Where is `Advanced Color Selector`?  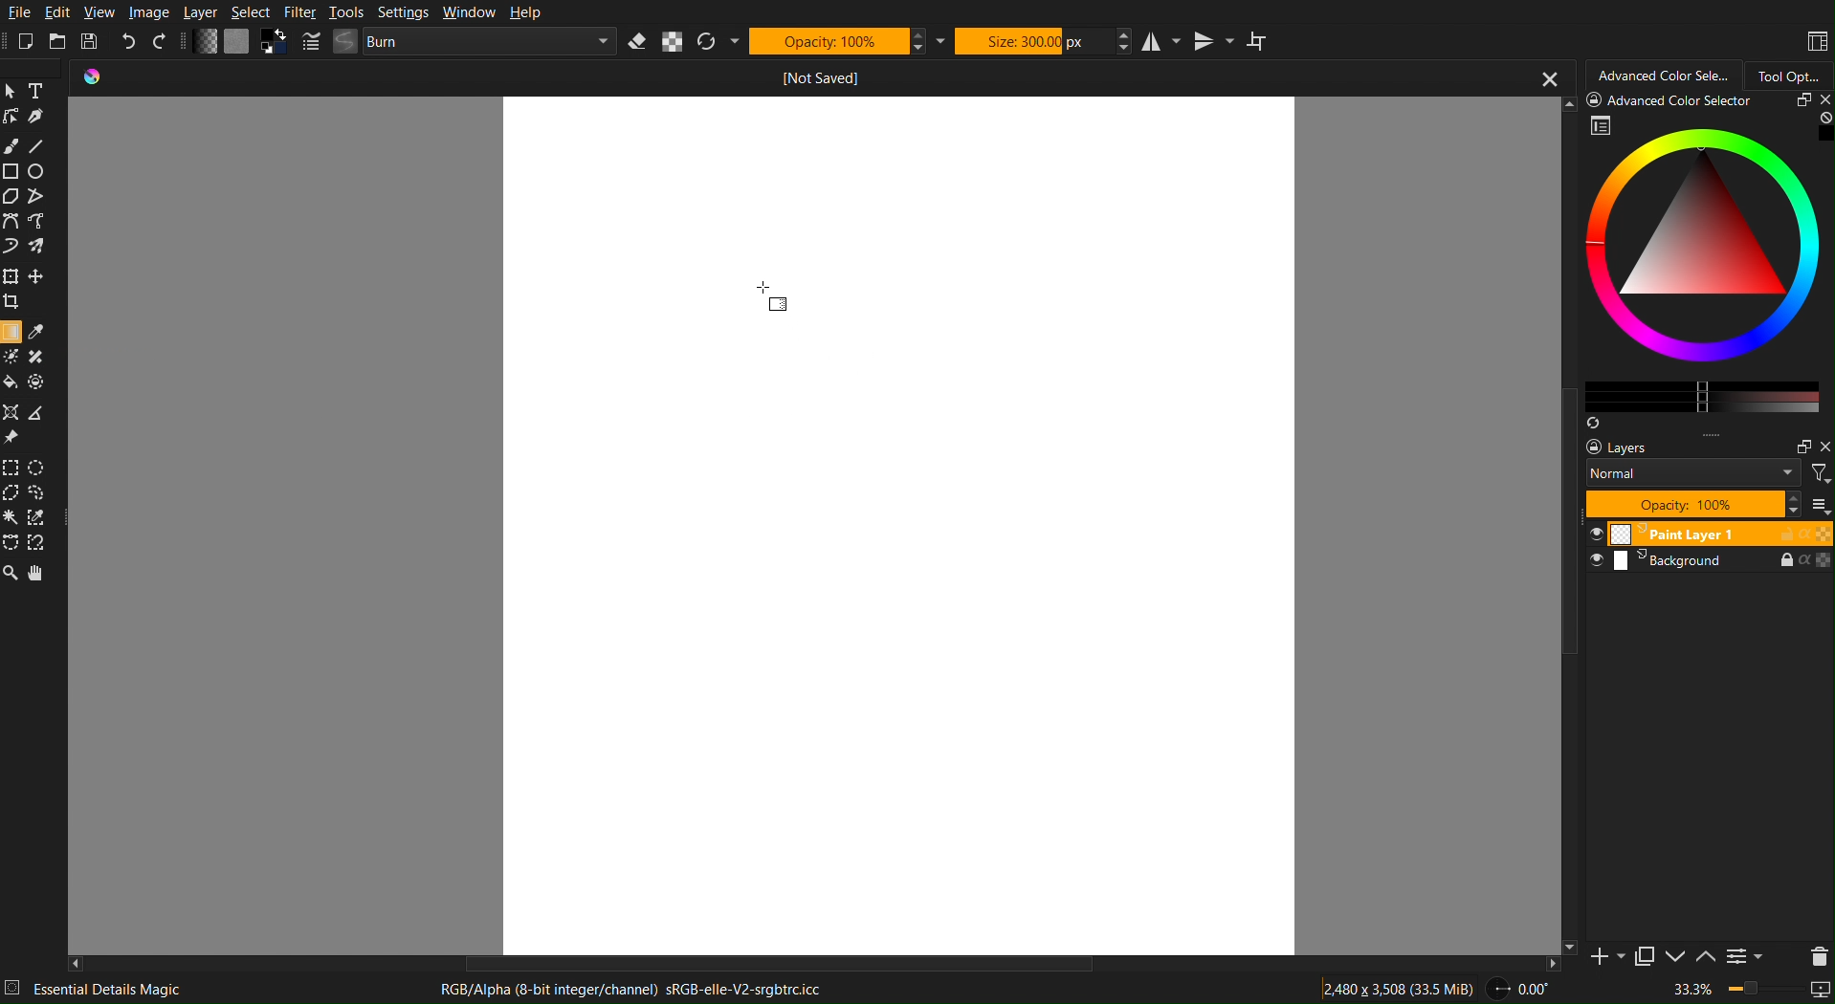 Advanced Color Selector is located at coordinates (1698, 260).